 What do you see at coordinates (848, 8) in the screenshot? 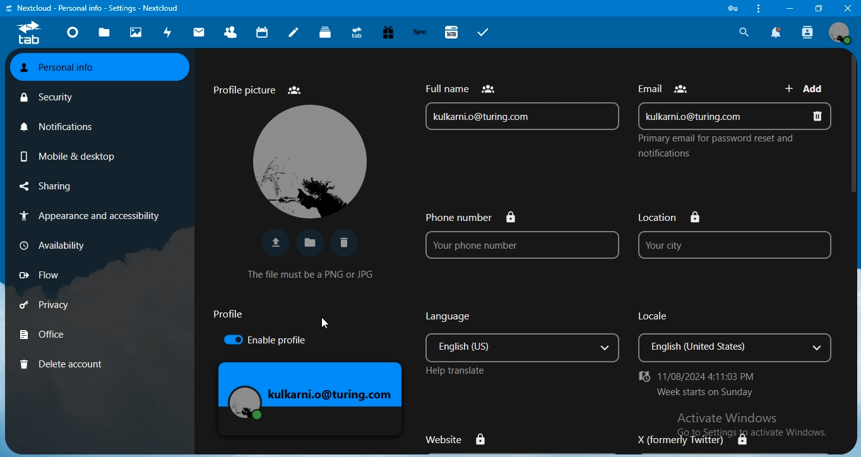
I see `close` at bounding box center [848, 8].